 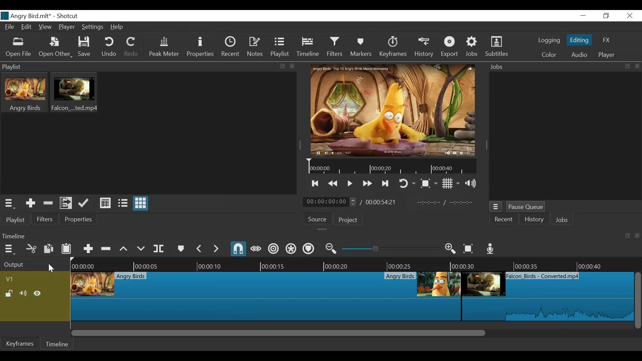 I want to click on Playlist Panel, so click(x=148, y=67).